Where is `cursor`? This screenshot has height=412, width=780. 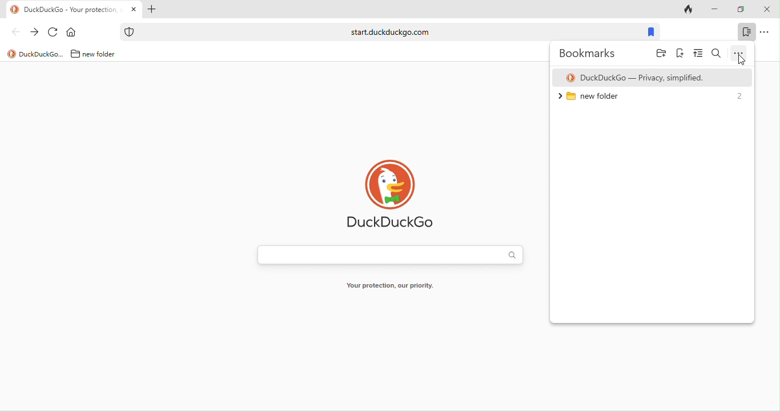
cursor is located at coordinates (742, 62).